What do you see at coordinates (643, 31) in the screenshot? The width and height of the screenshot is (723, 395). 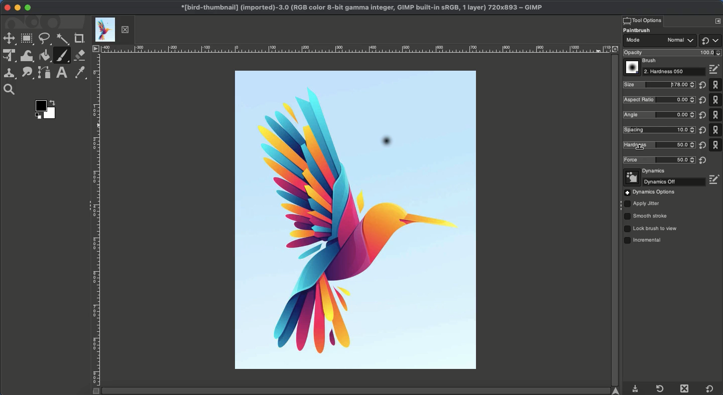 I see `Paintbrush` at bounding box center [643, 31].